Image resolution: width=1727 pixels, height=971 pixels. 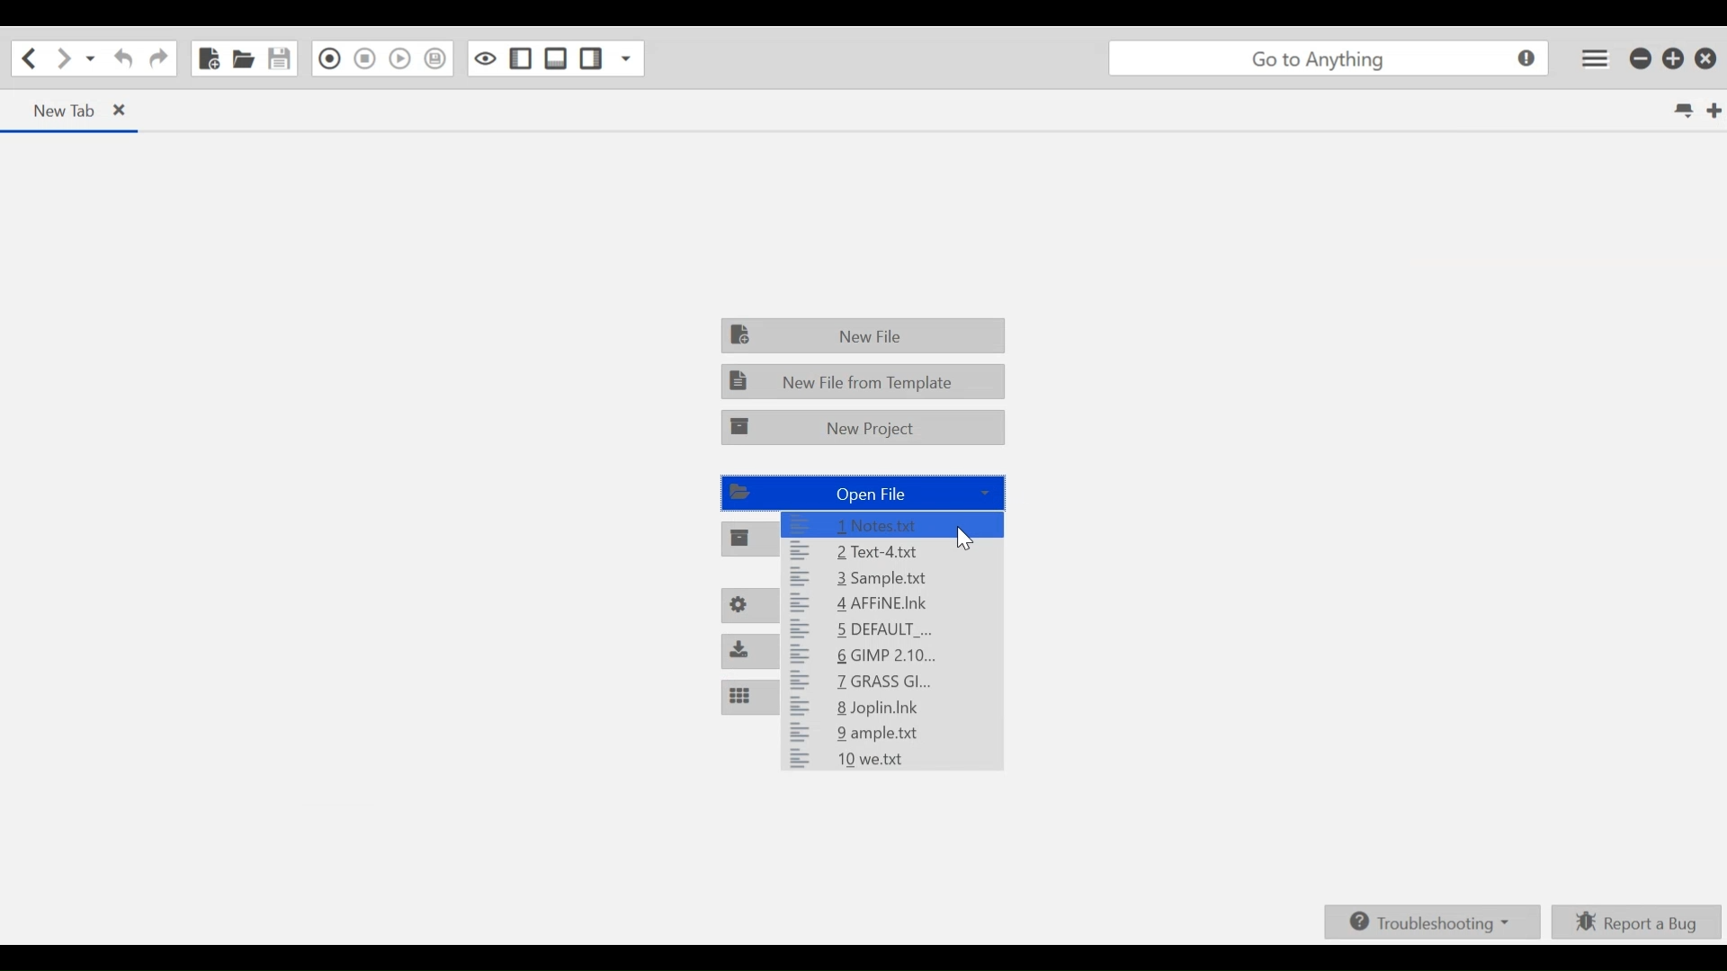 What do you see at coordinates (1710, 111) in the screenshot?
I see `New tab` at bounding box center [1710, 111].